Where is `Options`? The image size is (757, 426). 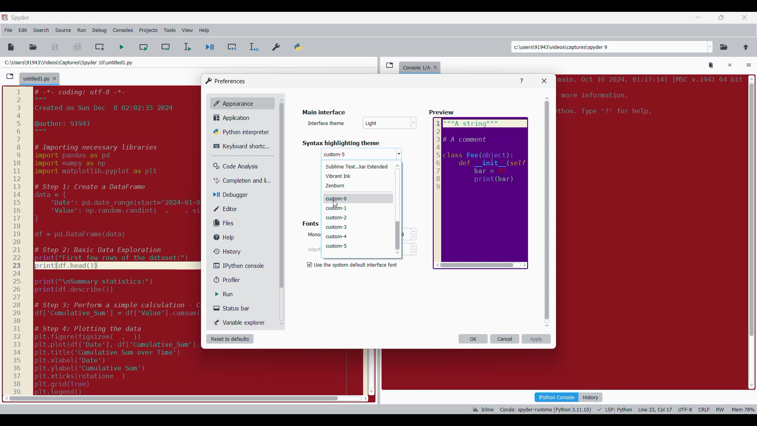
Options is located at coordinates (749, 66).